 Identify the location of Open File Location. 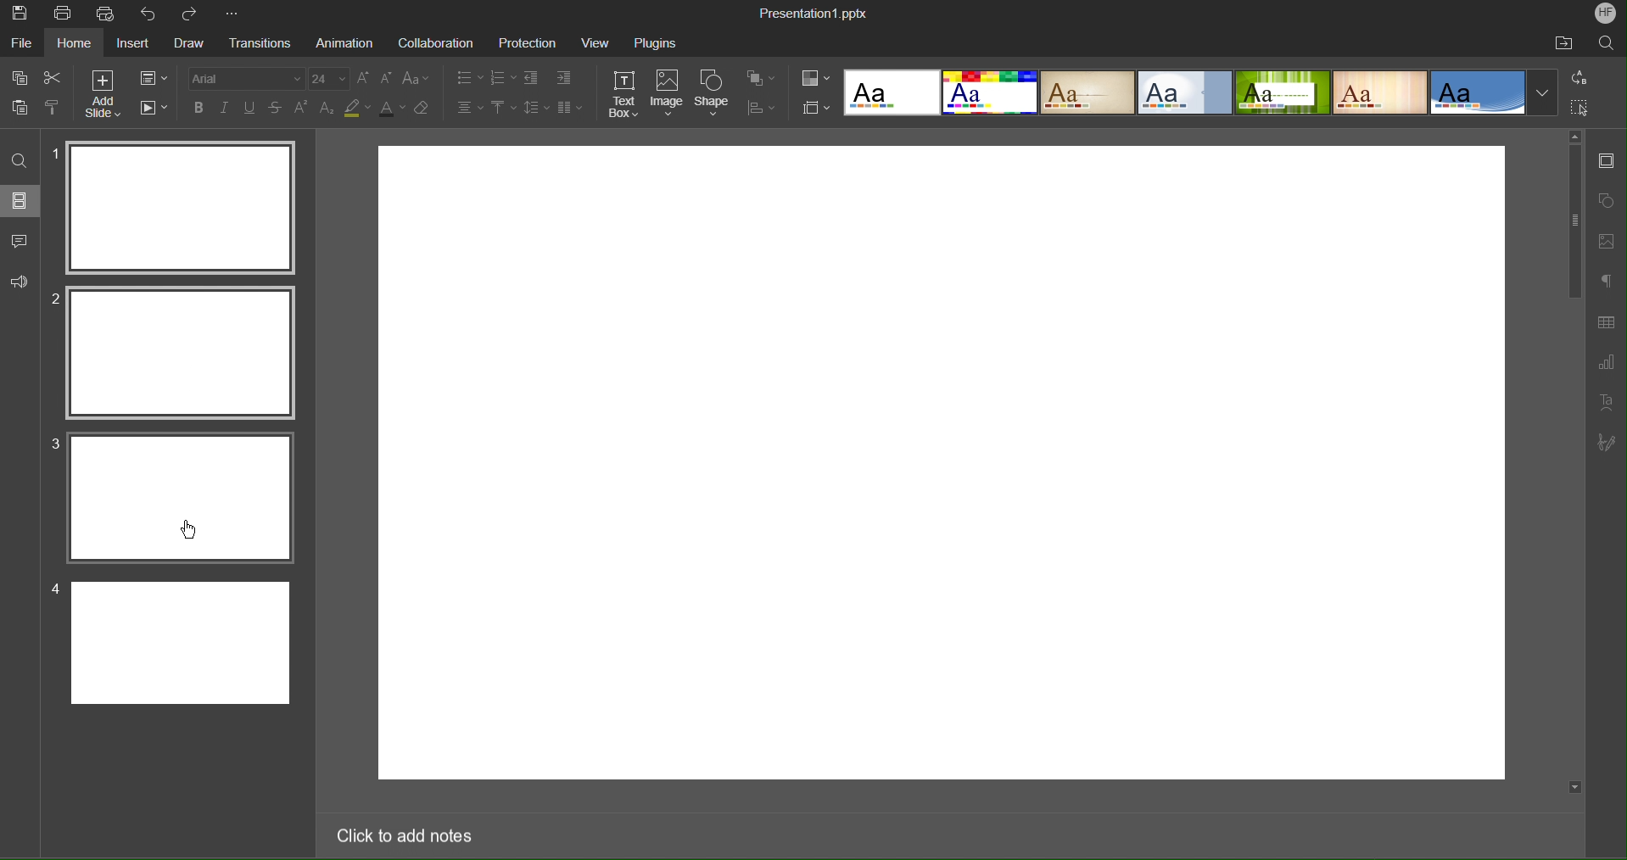
(1566, 42).